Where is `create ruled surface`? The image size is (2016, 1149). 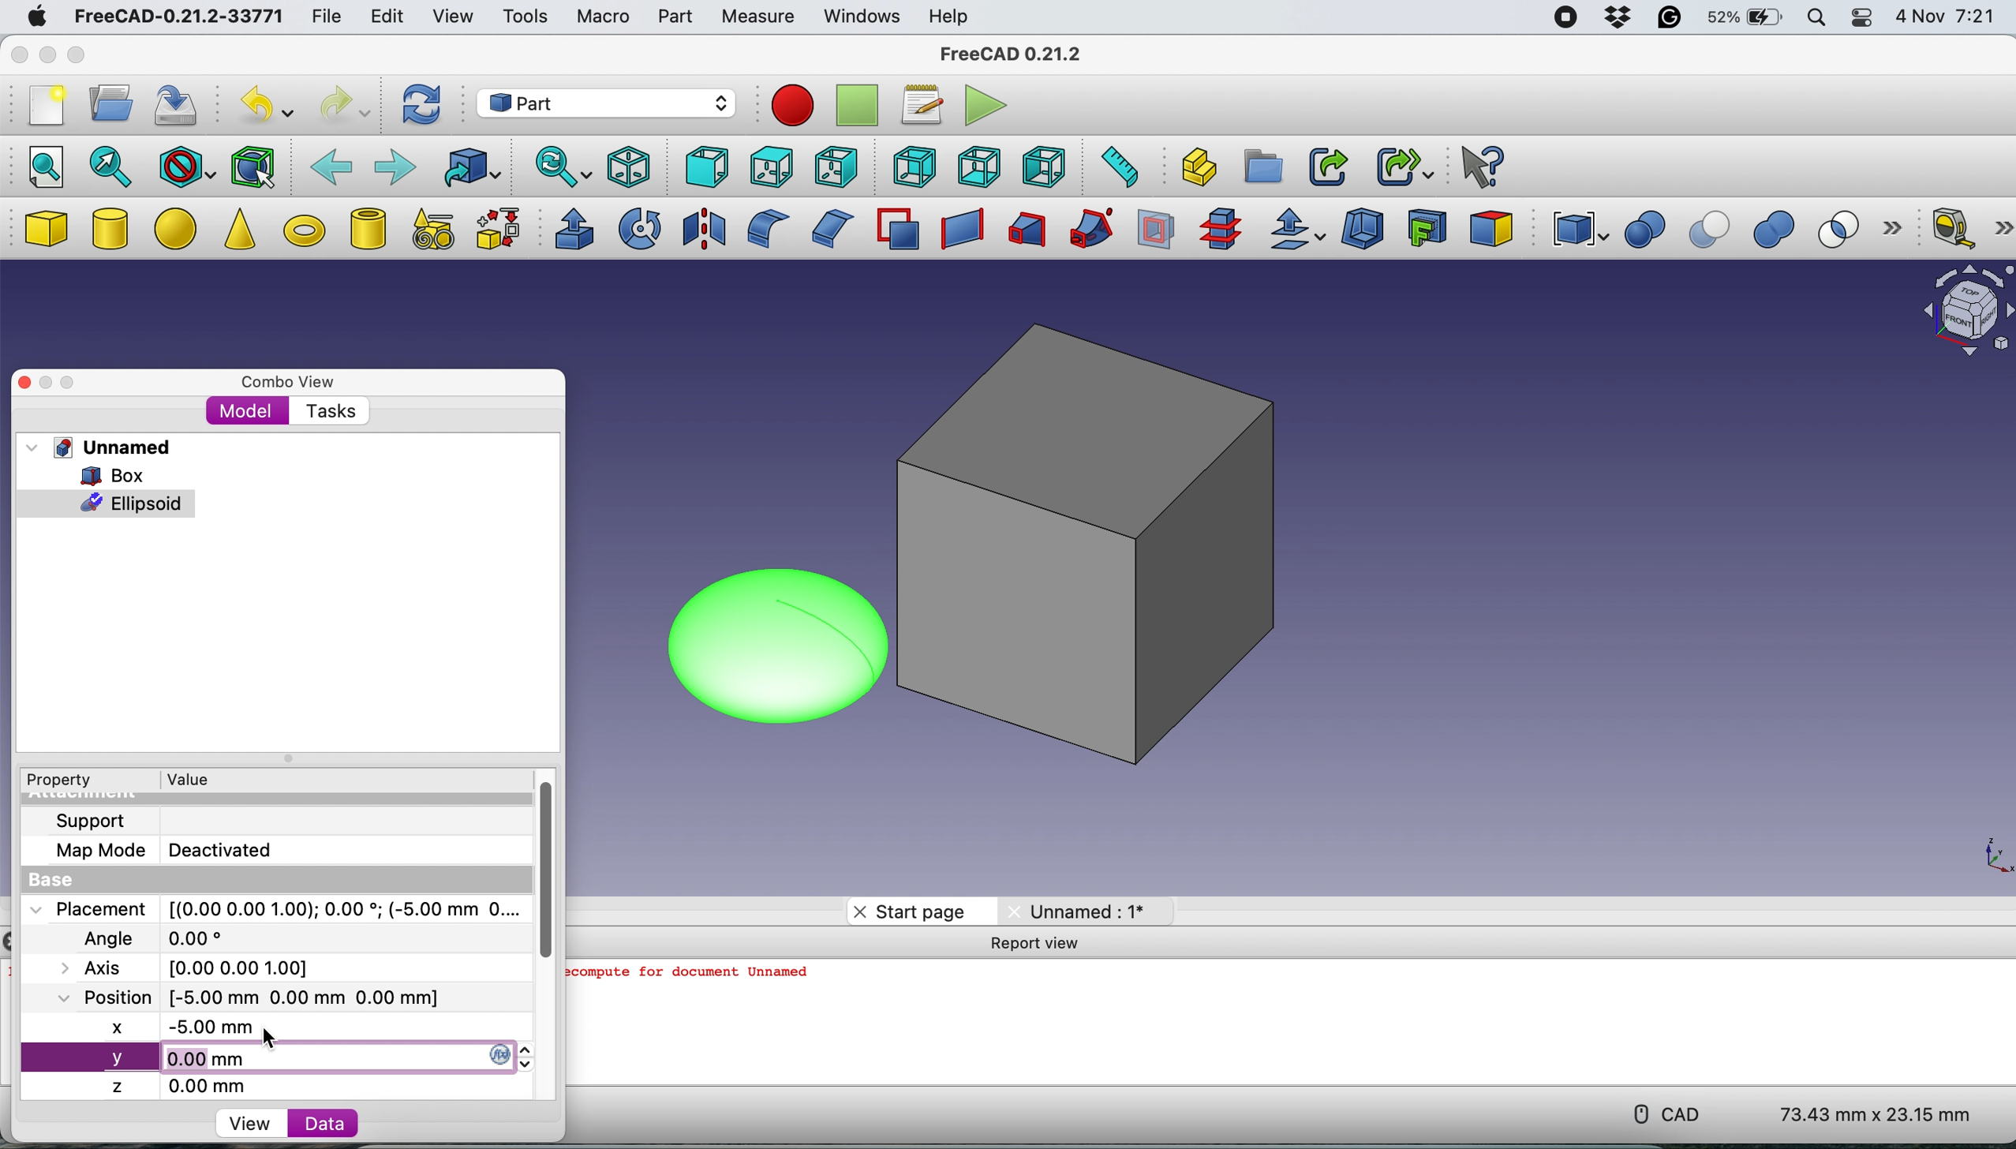
create ruled surface is located at coordinates (958, 230).